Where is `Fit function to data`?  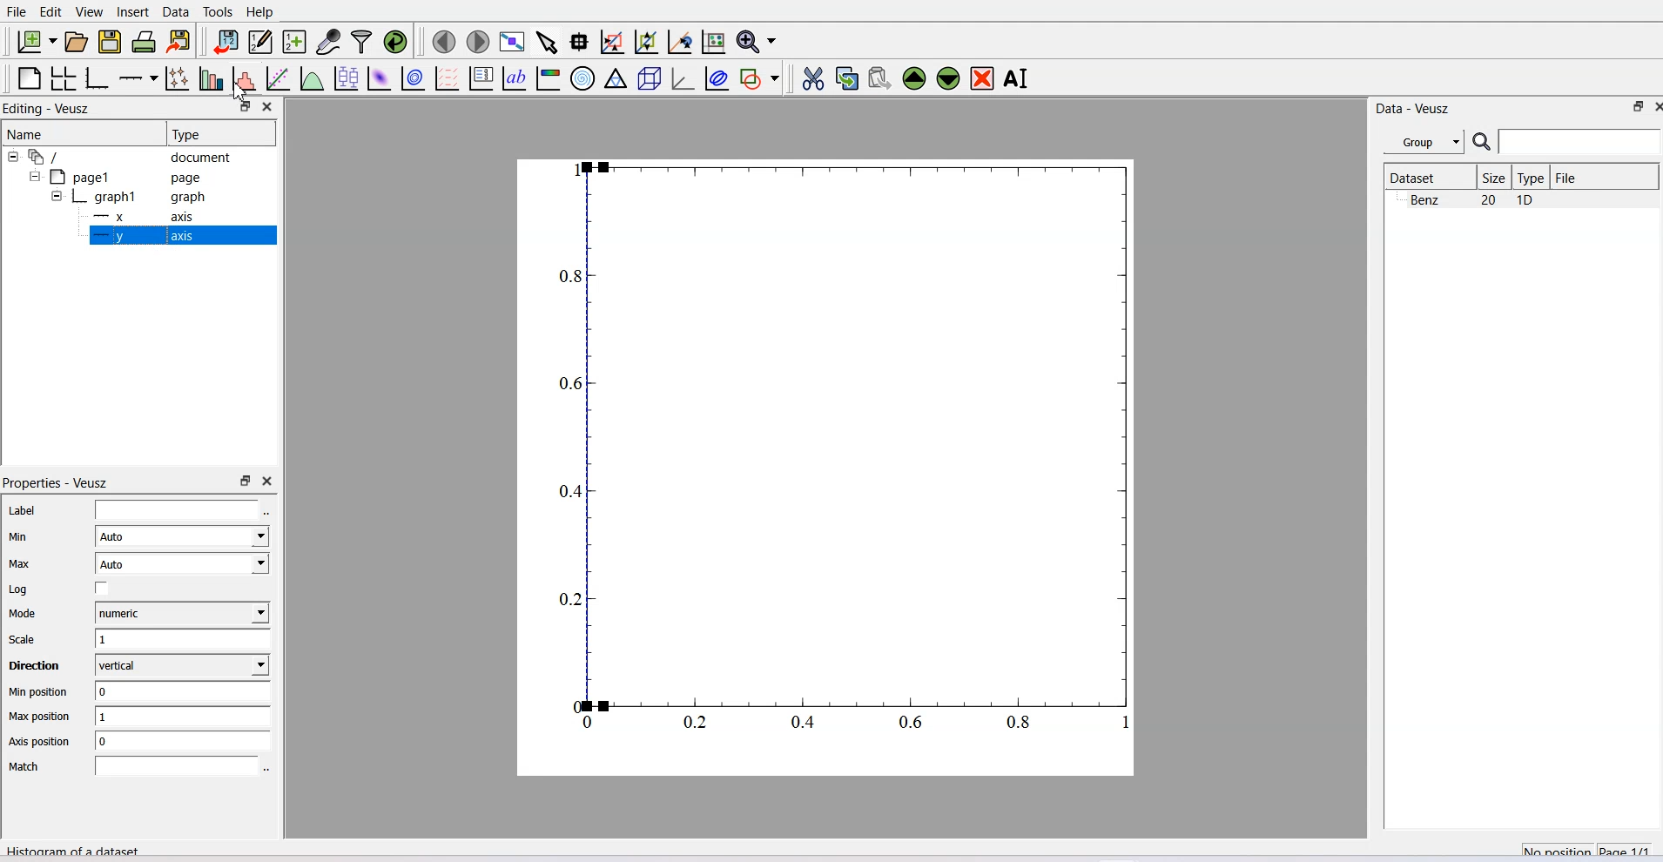 Fit function to data is located at coordinates (278, 77).